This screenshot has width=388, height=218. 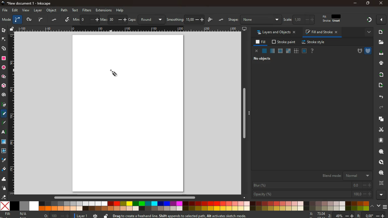 What do you see at coordinates (87, 10) in the screenshot?
I see `filters` at bounding box center [87, 10].